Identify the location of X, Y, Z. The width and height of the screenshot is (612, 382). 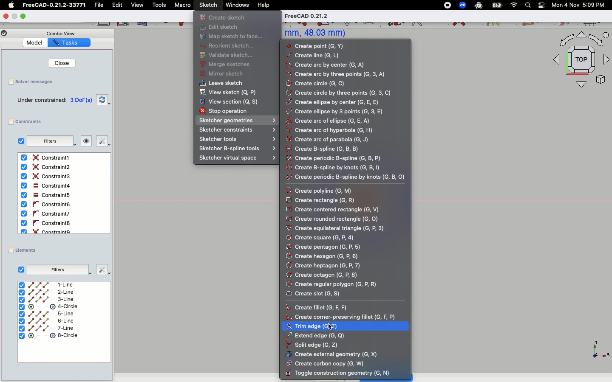
(595, 352).